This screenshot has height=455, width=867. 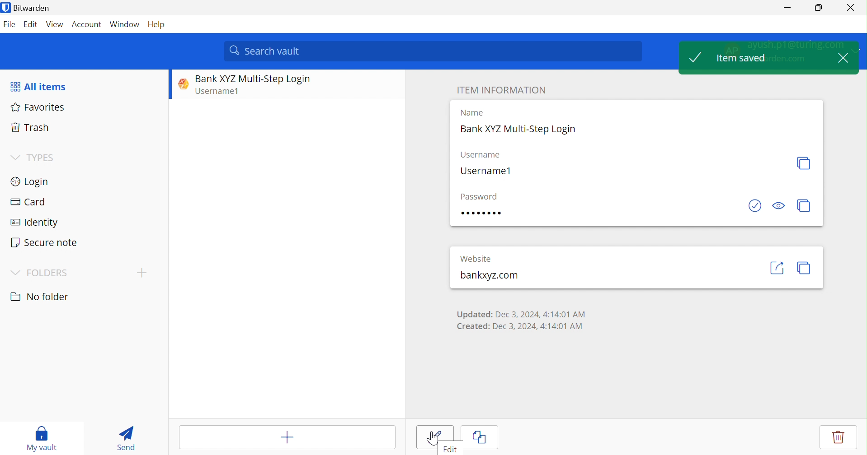 I want to click on No folder, so click(x=42, y=297).